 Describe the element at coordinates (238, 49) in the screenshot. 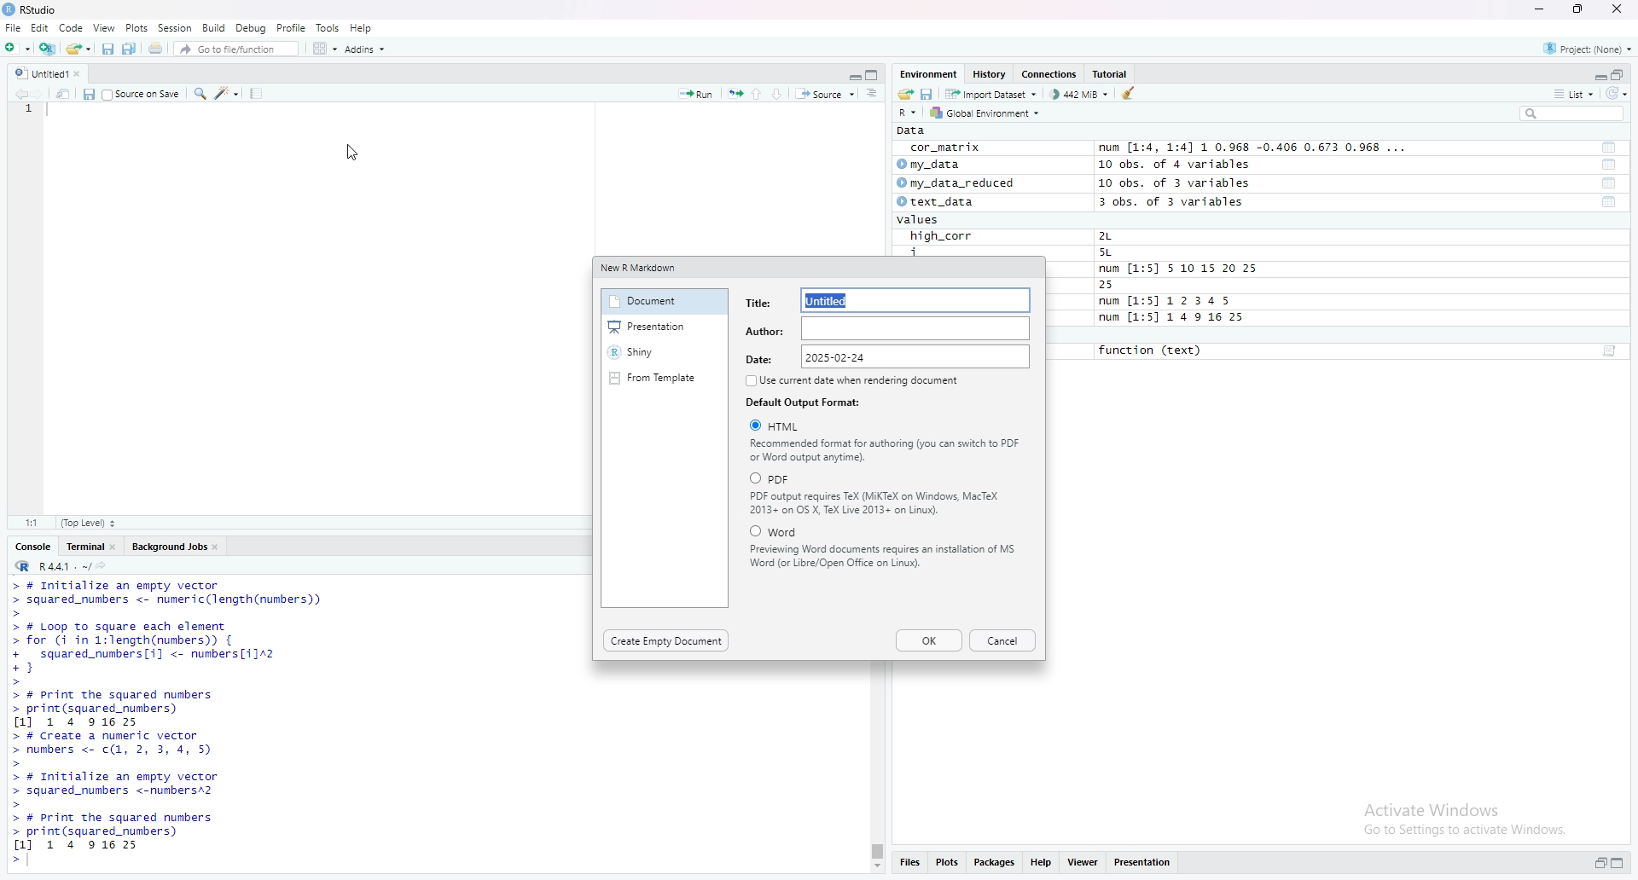

I see `Go to file/function` at that location.